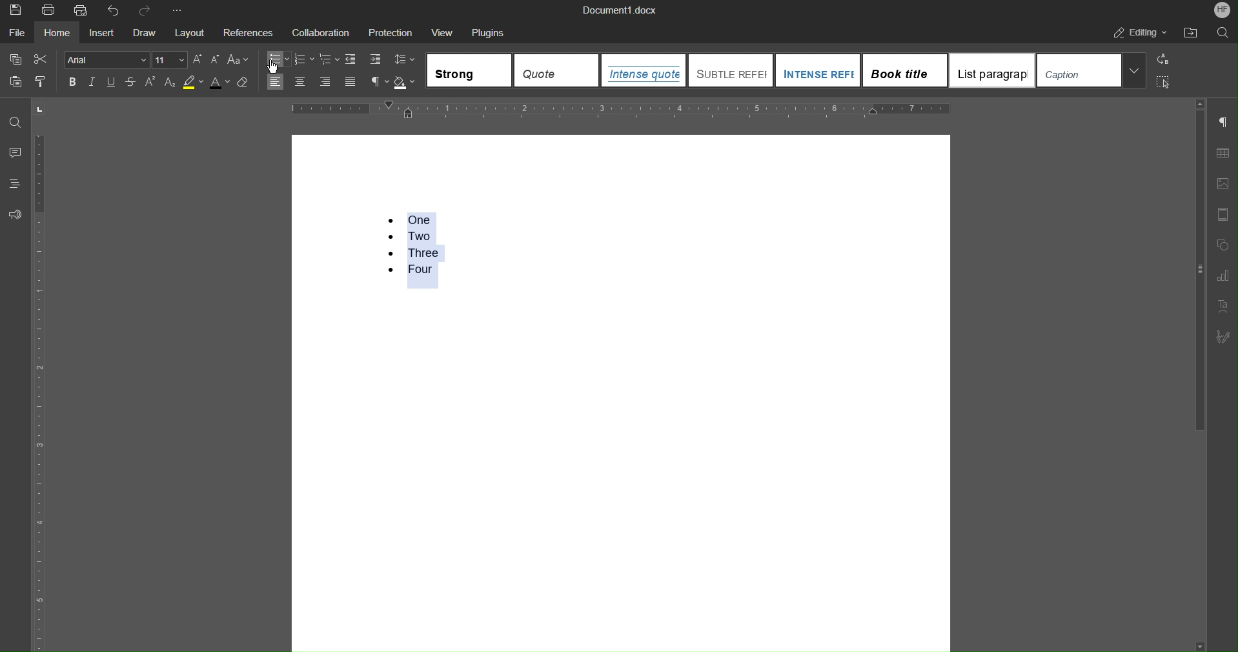  Describe the element at coordinates (72, 83) in the screenshot. I see `Bold` at that location.